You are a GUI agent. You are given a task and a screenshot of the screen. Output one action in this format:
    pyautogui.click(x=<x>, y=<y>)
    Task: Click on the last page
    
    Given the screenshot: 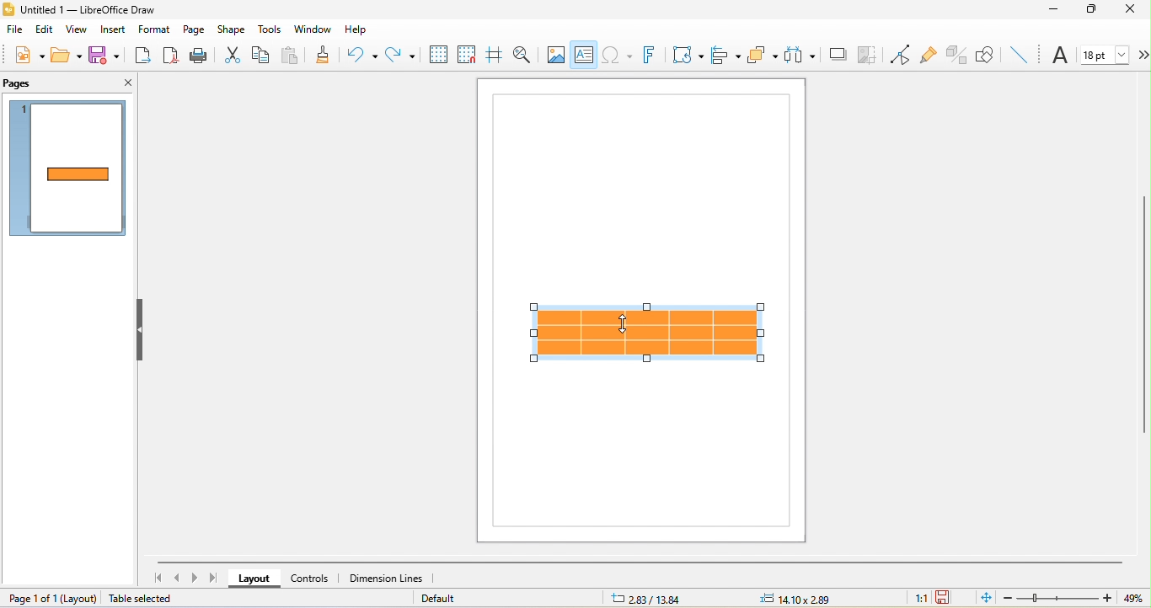 What is the action you would take?
    pyautogui.click(x=217, y=579)
    